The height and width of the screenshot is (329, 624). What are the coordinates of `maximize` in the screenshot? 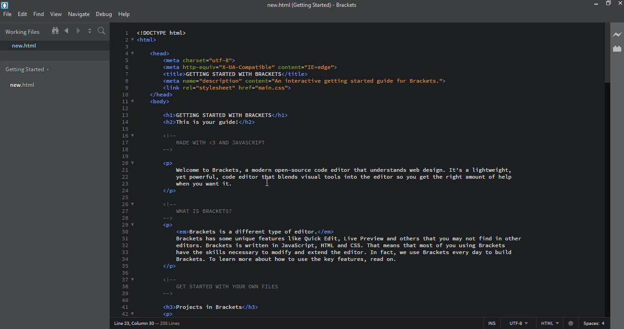 It's located at (608, 3).